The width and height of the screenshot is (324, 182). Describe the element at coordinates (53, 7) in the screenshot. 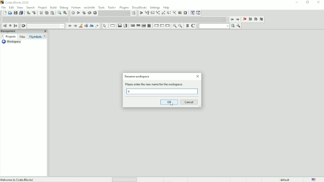

I see `Build` at that location.